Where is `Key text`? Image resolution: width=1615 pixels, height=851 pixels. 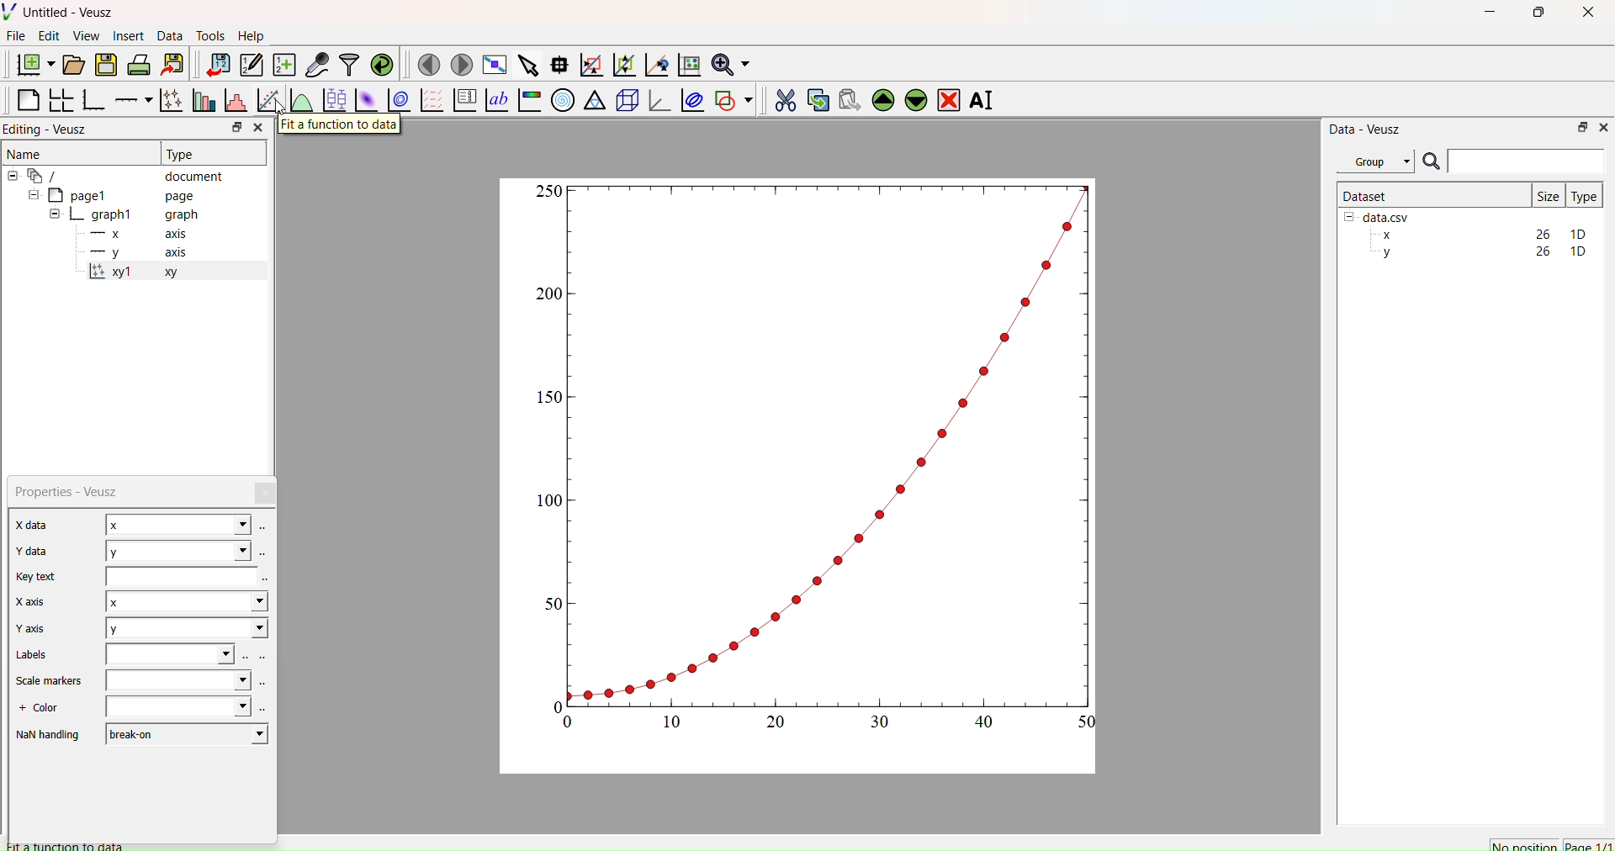 Key text is located at coordinates (38, 574).